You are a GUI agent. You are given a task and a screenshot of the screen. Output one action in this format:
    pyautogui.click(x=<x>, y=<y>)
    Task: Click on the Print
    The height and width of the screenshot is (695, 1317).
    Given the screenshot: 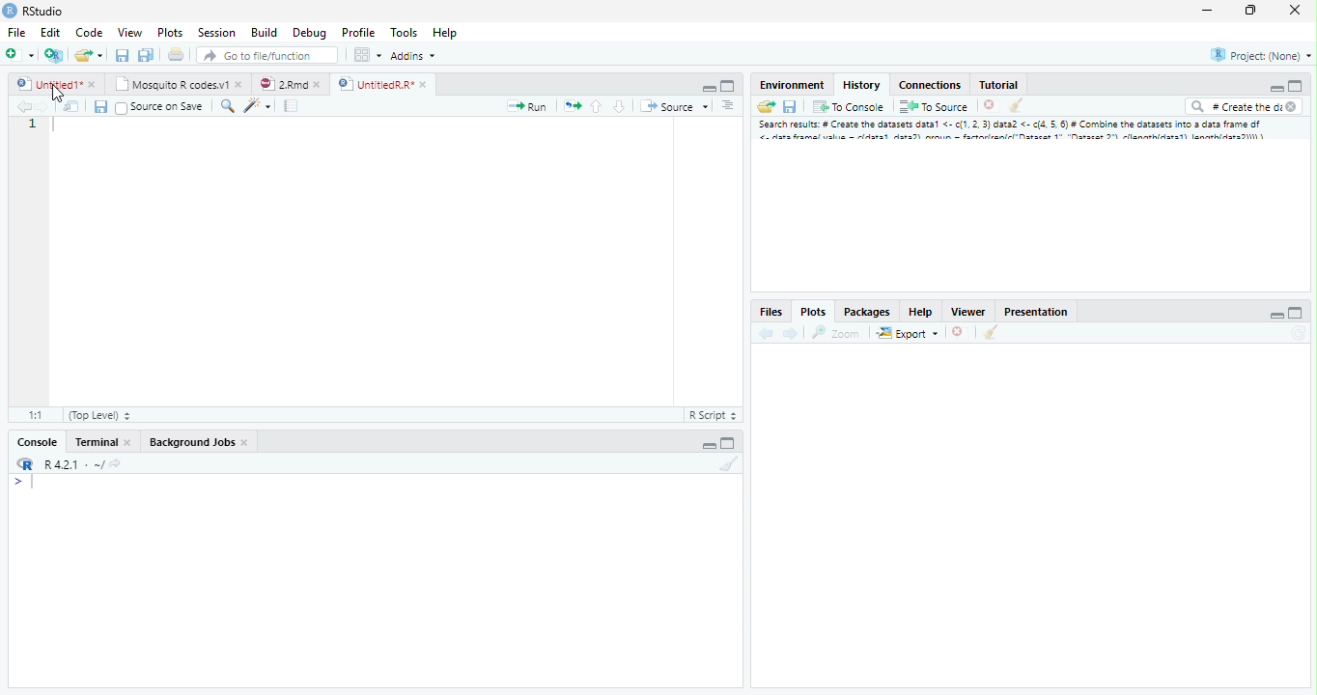 What is the action you would take?
    pyautogui.click(x=179, y=55)
    